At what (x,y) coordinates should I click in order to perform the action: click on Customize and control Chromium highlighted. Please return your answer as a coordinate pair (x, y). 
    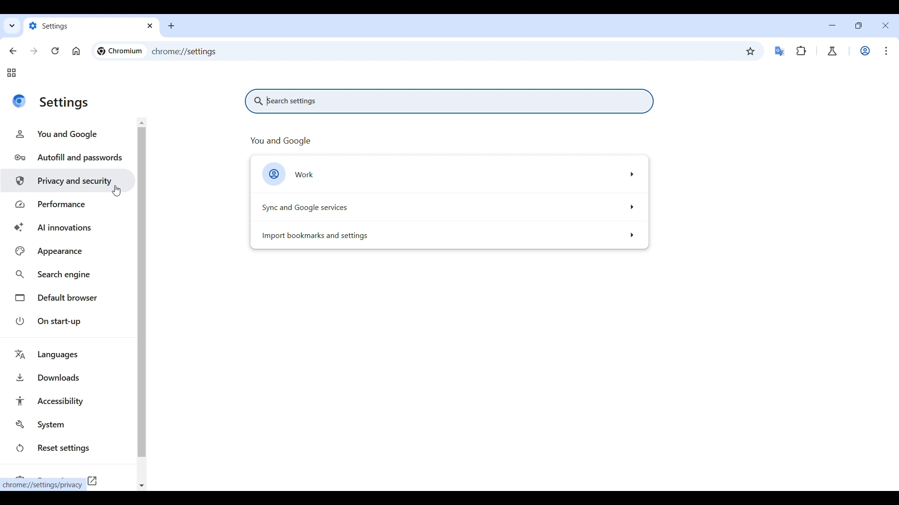
    Looking at the image, I should click on (886, 51).